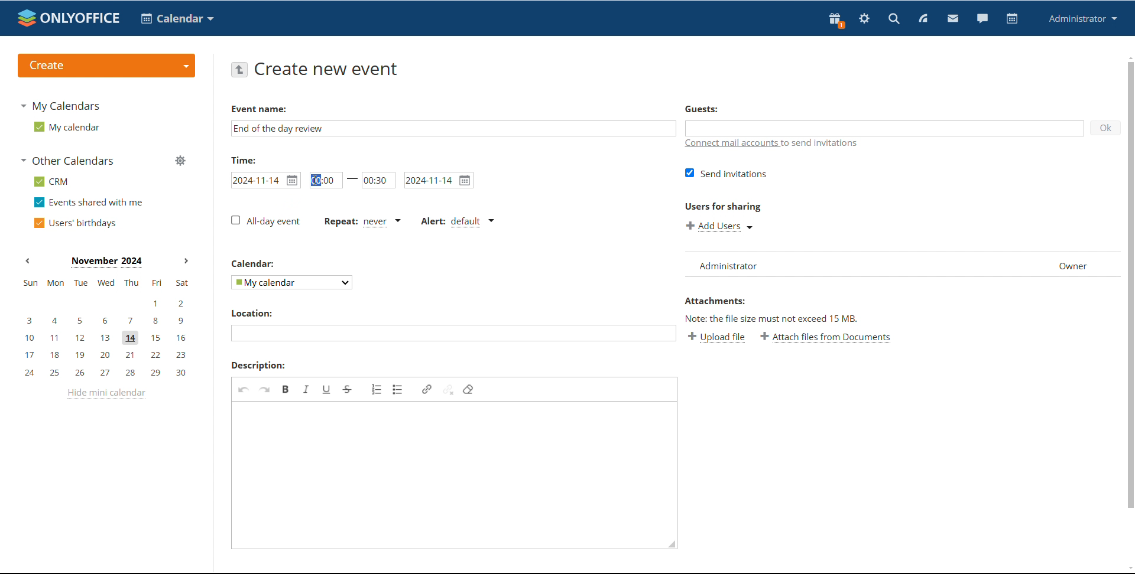 The width and height of the screenshot is (1135, 574). Describe the element at coordinates (1083, 18) in the screenshot. I see `profile` at that location.